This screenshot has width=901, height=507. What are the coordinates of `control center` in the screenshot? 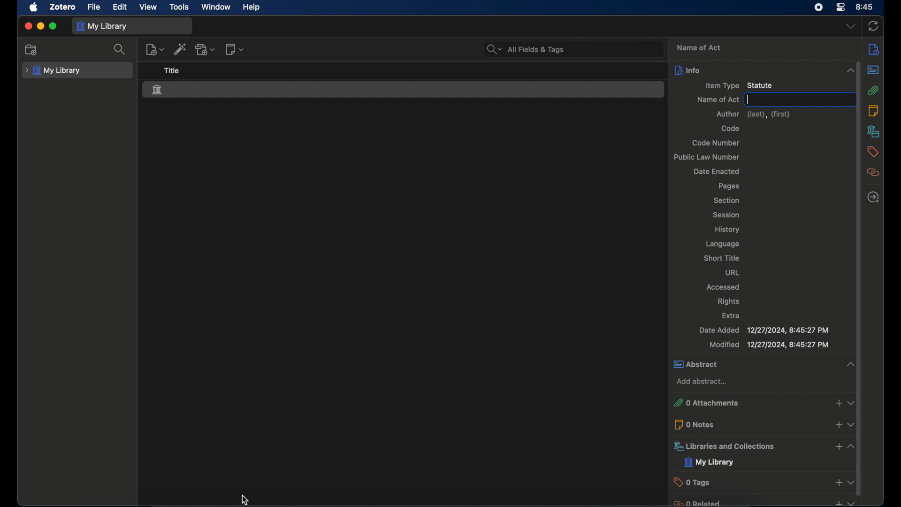 It's located at (818, 8).